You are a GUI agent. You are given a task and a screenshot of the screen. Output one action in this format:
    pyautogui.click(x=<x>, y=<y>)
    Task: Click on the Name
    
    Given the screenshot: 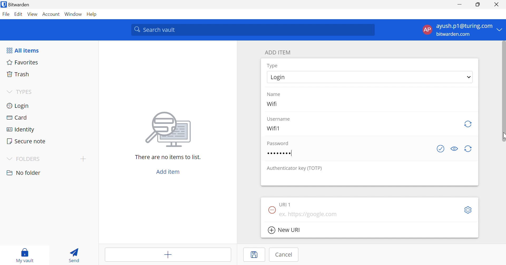 What is the action you would take?
    pyautogui.click(x=273, y=94)
    